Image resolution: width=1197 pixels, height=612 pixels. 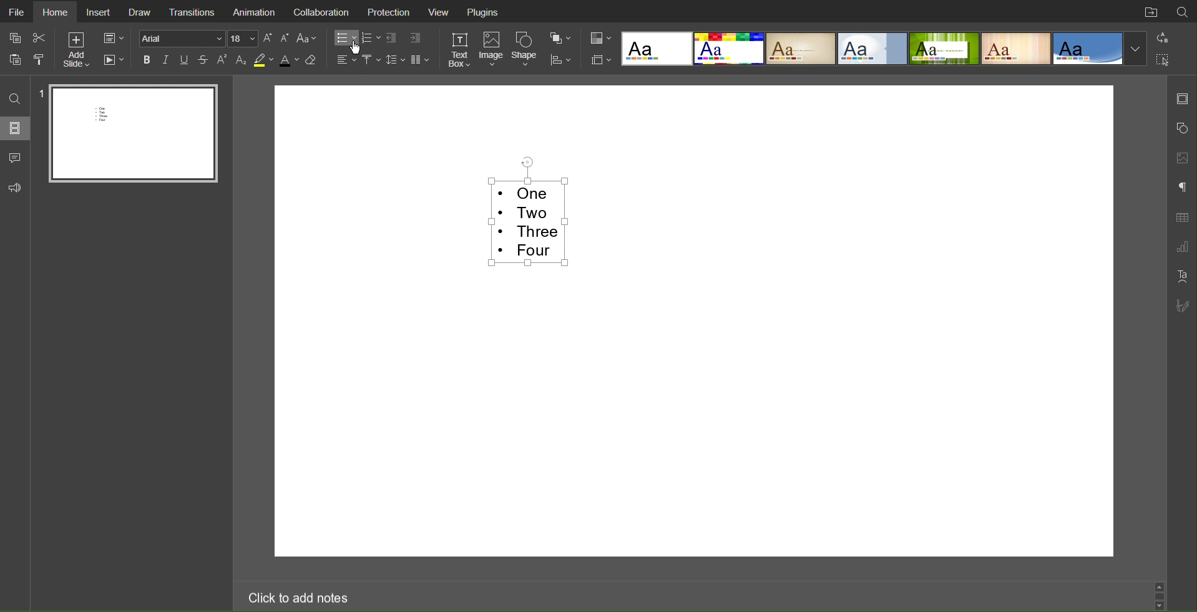 What do you see at coordinates (527, 52) in the screenshot?
I see `Shape` at bounding box center [527, 52].